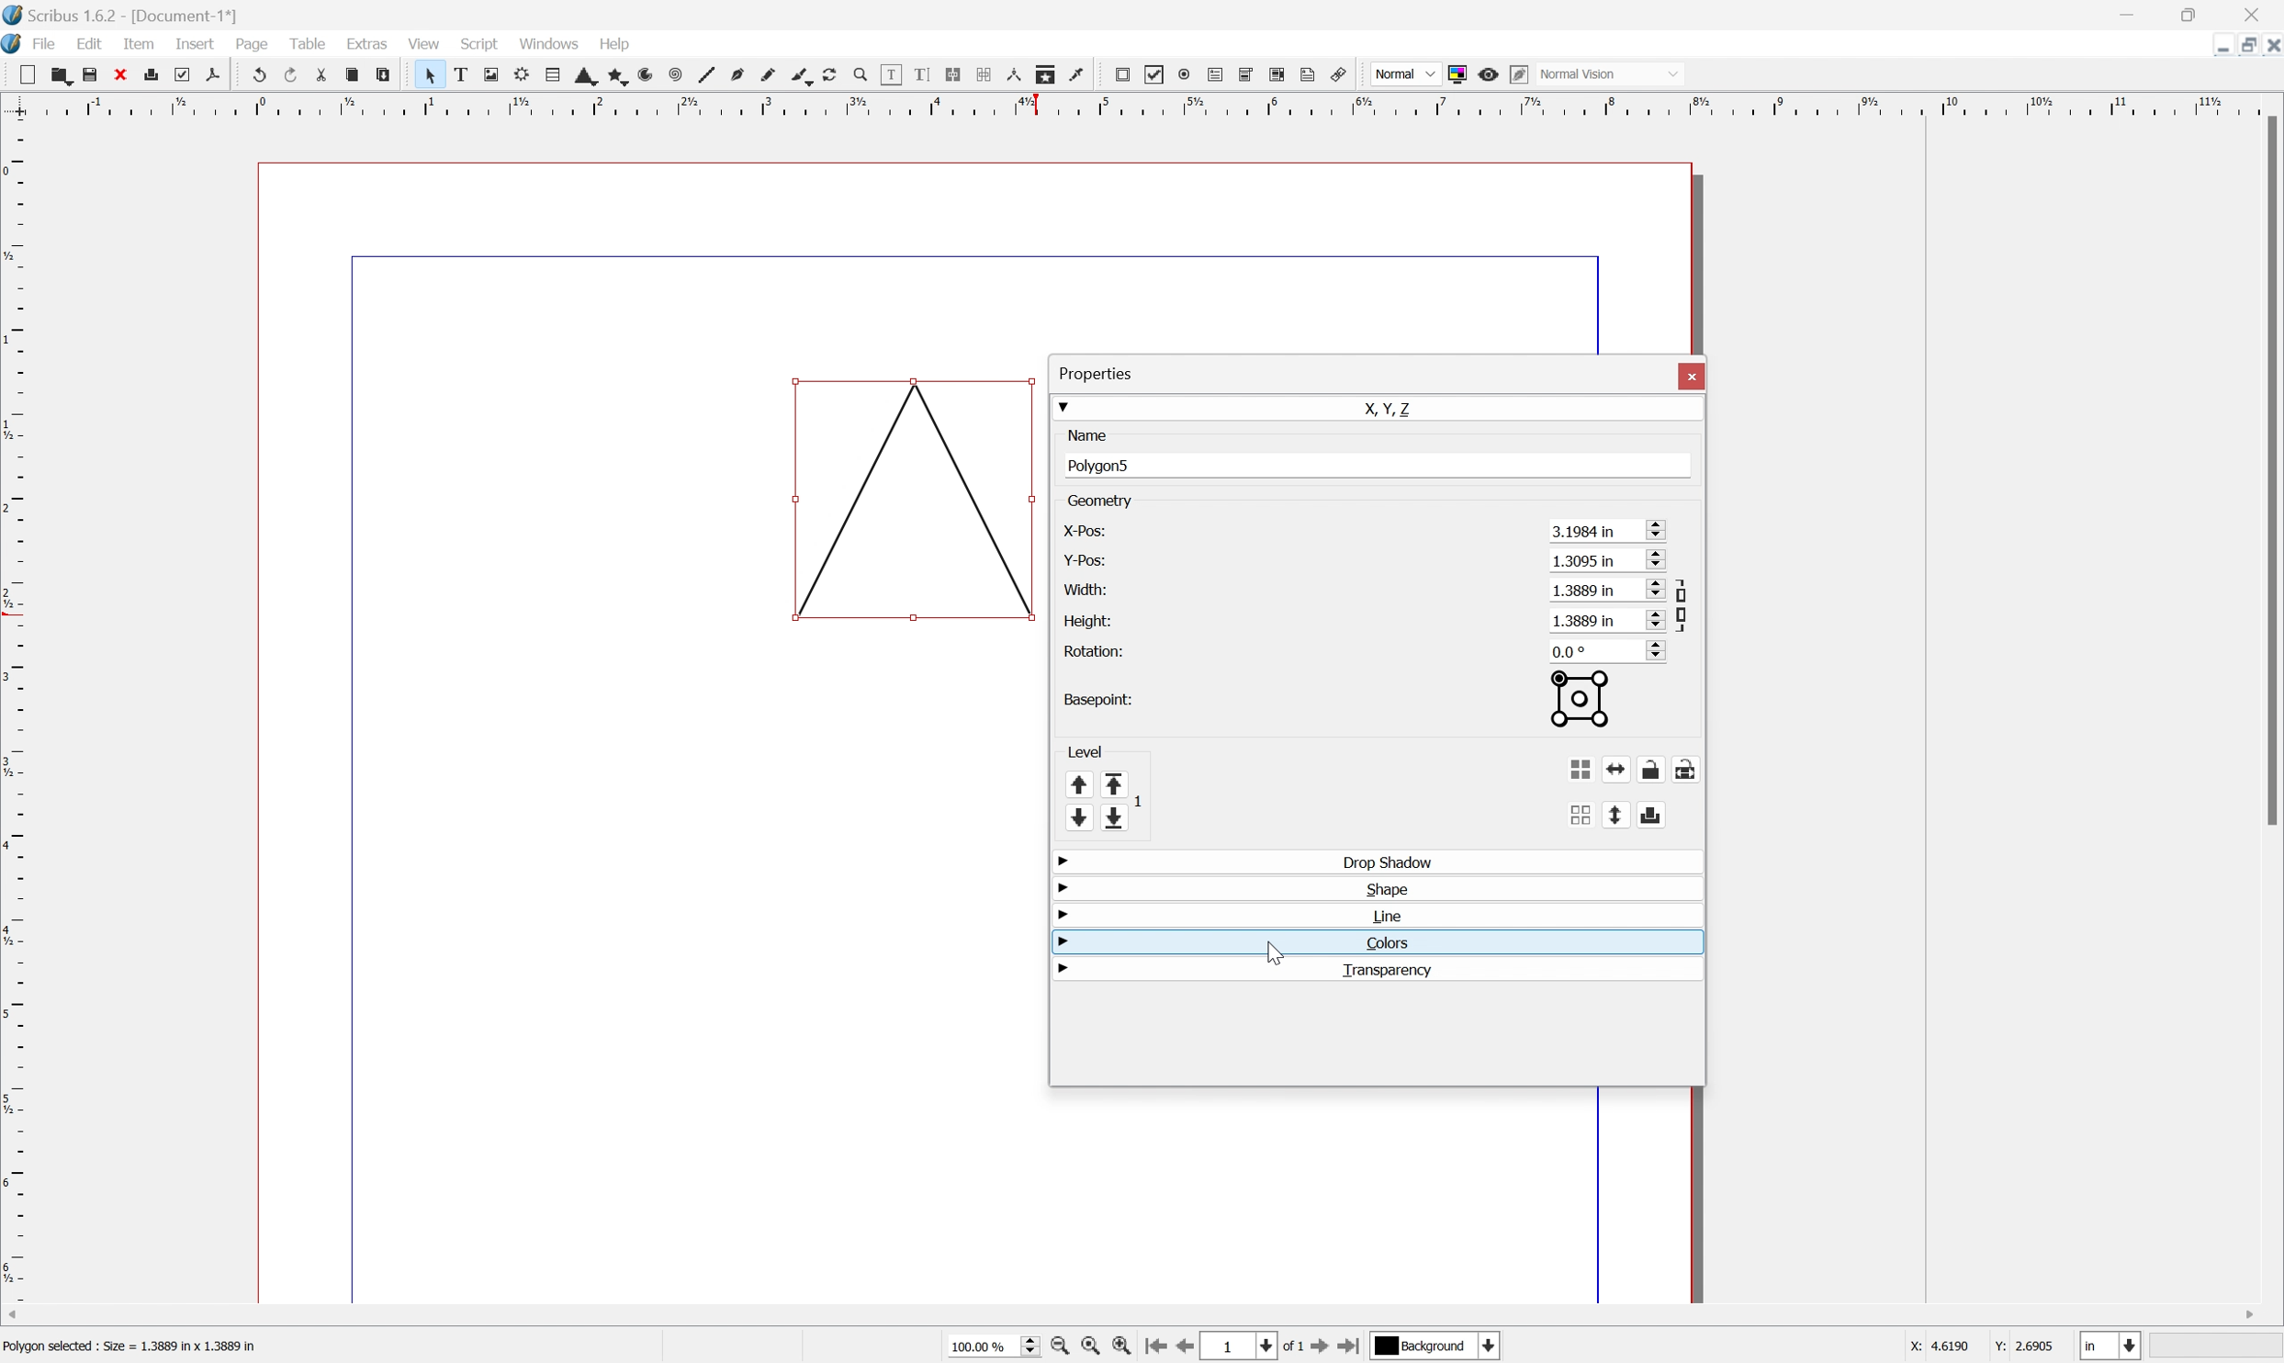  Describe the element at coordinates (1406, 73) in the screenshot. I see `Normal` at that location.